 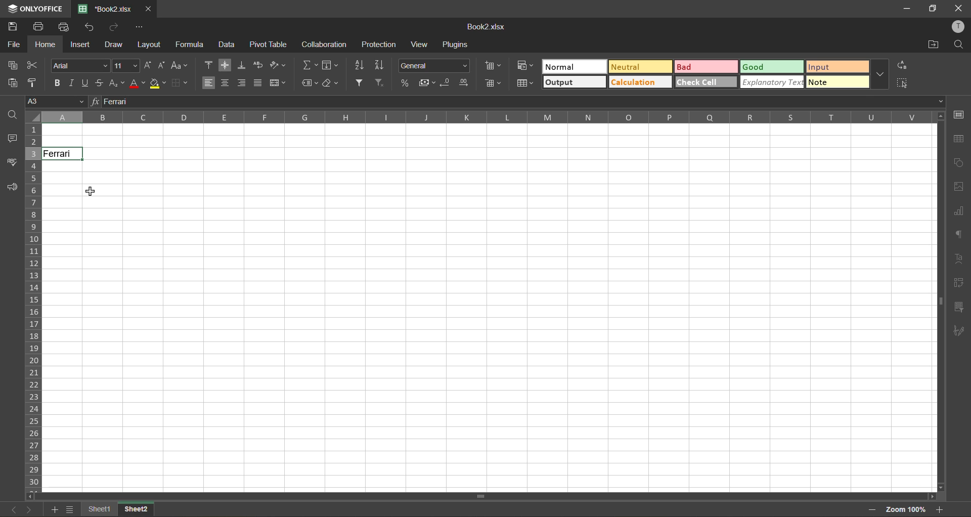 I want to click on output, so click(x=575, y=82).